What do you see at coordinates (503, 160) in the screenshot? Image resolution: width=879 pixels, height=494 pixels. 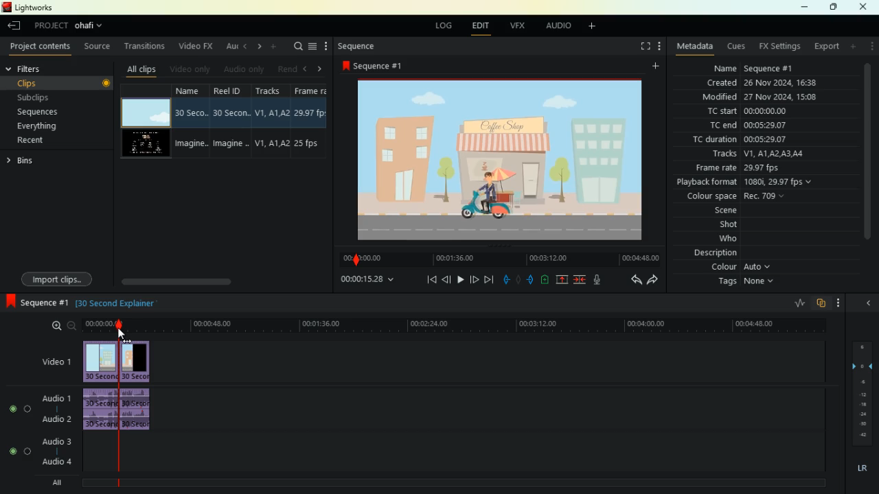 I see `image` at bounding box center [503, 160].